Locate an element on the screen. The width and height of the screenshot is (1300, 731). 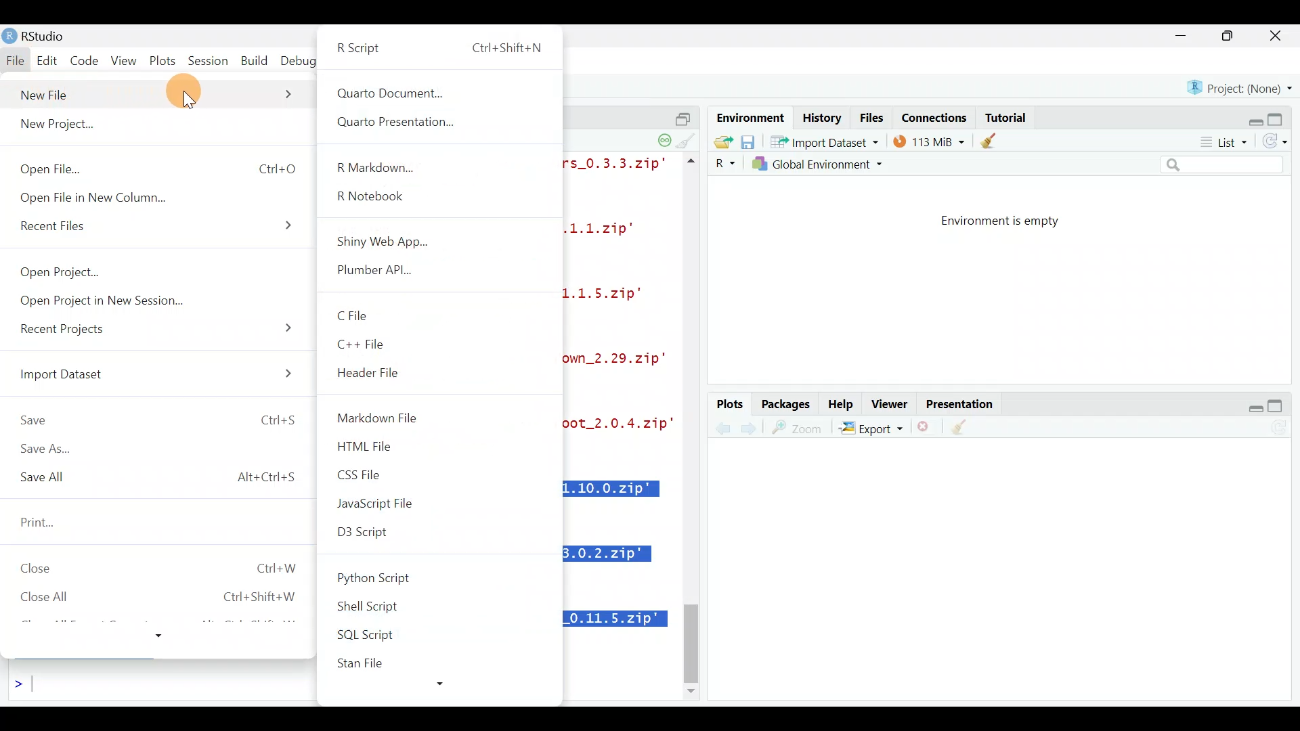
Shiny Web App... is located at coordinates (395, 239).